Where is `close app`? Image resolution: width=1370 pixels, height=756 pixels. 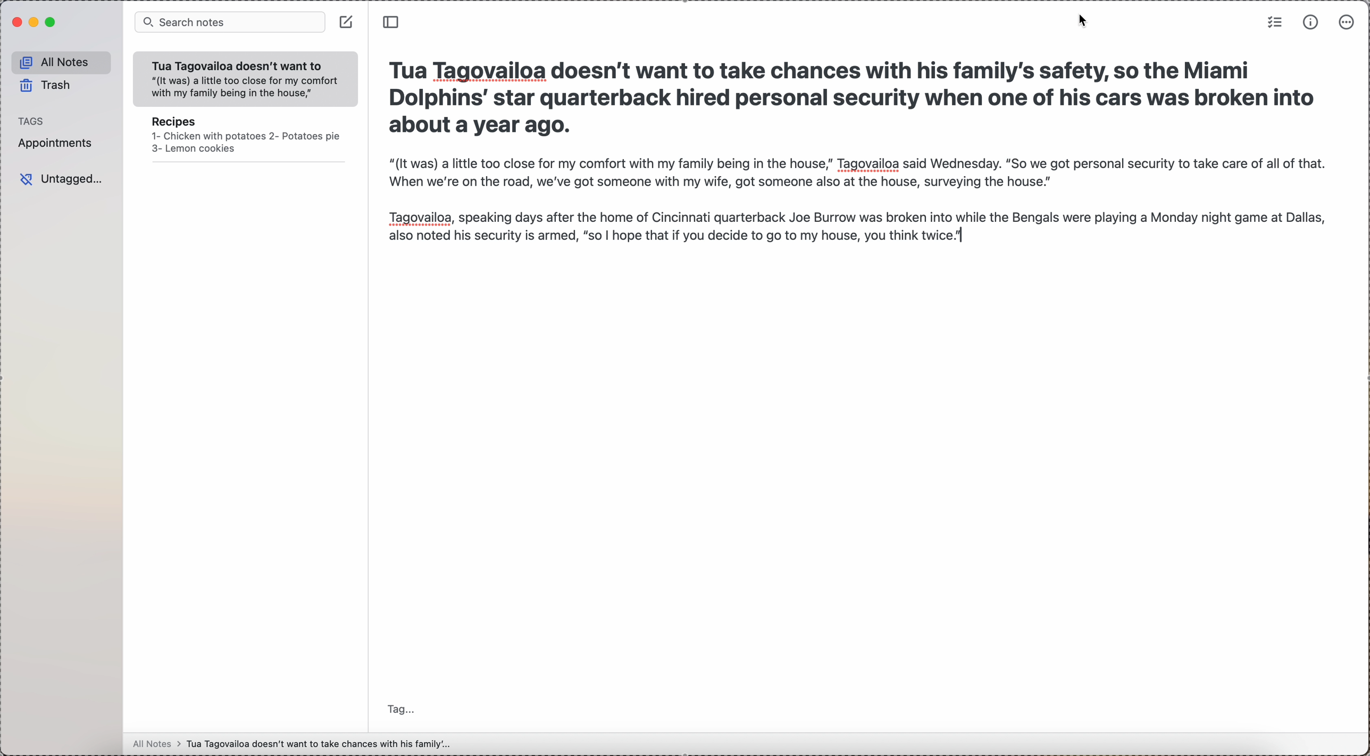
close app is located at coordinates (16, 23).